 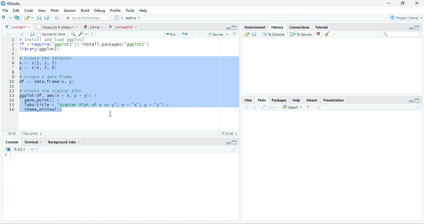 I want to click on Tutorial, so click(x=322, y=27).